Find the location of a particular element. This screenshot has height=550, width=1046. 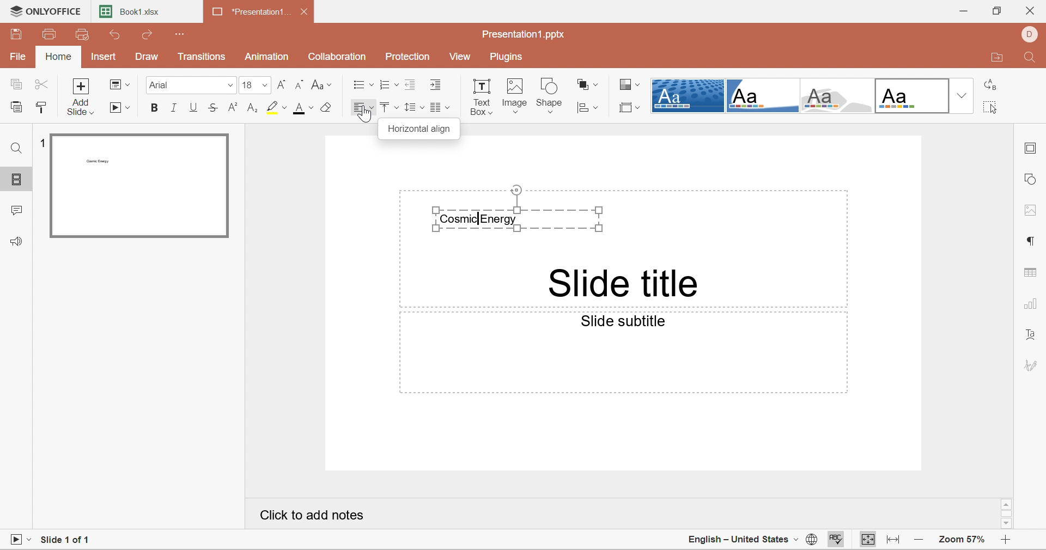

Text Art settings is located at coordinates (1033, 336).